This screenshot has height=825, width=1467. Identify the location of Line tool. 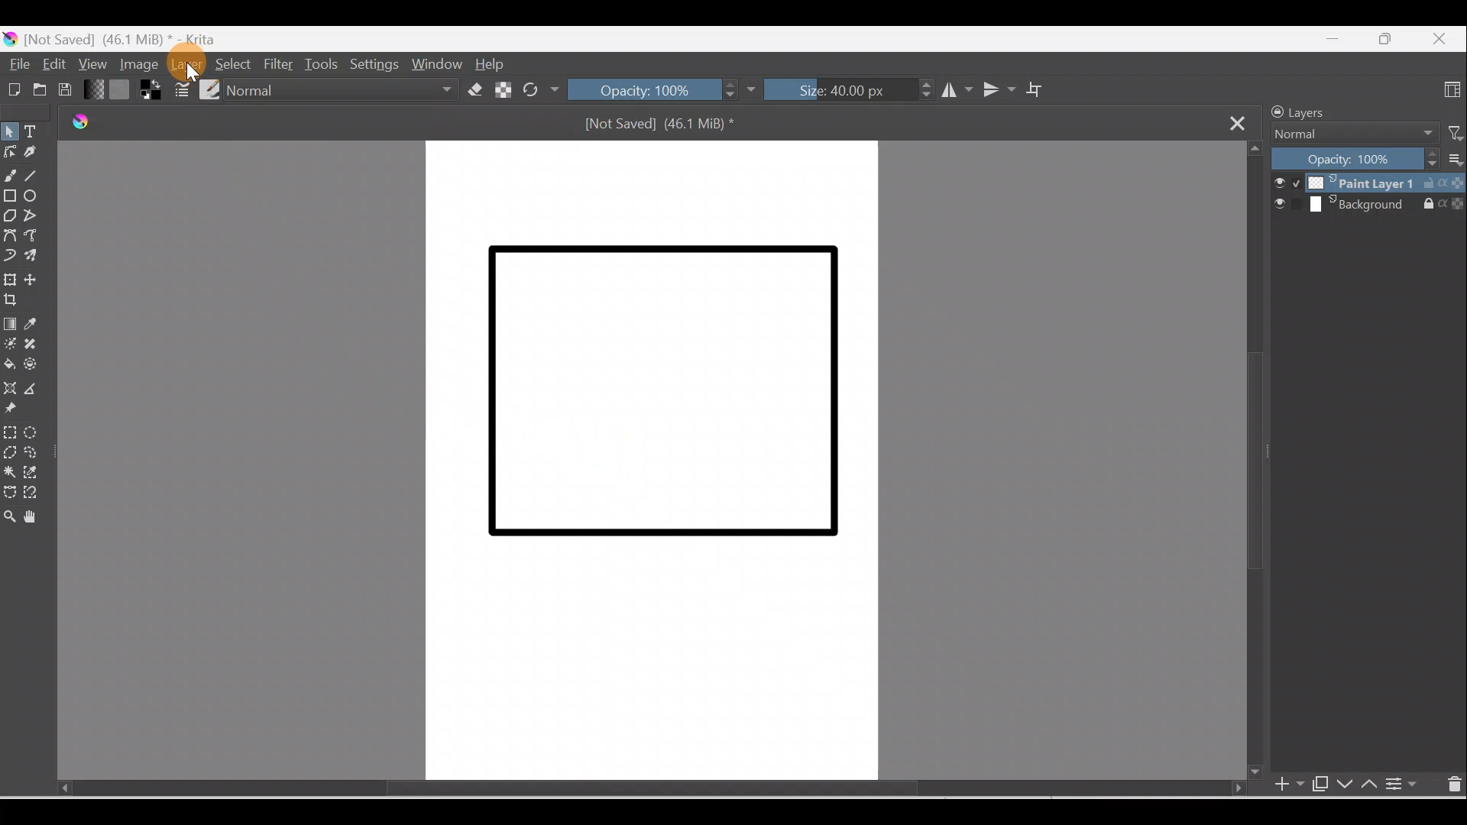
(34, 176).